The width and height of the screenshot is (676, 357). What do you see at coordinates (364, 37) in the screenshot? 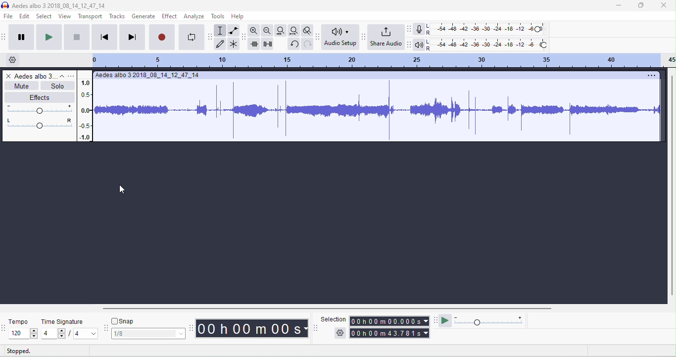
I see `share audio toolbar` at bounding box center [364, 37].